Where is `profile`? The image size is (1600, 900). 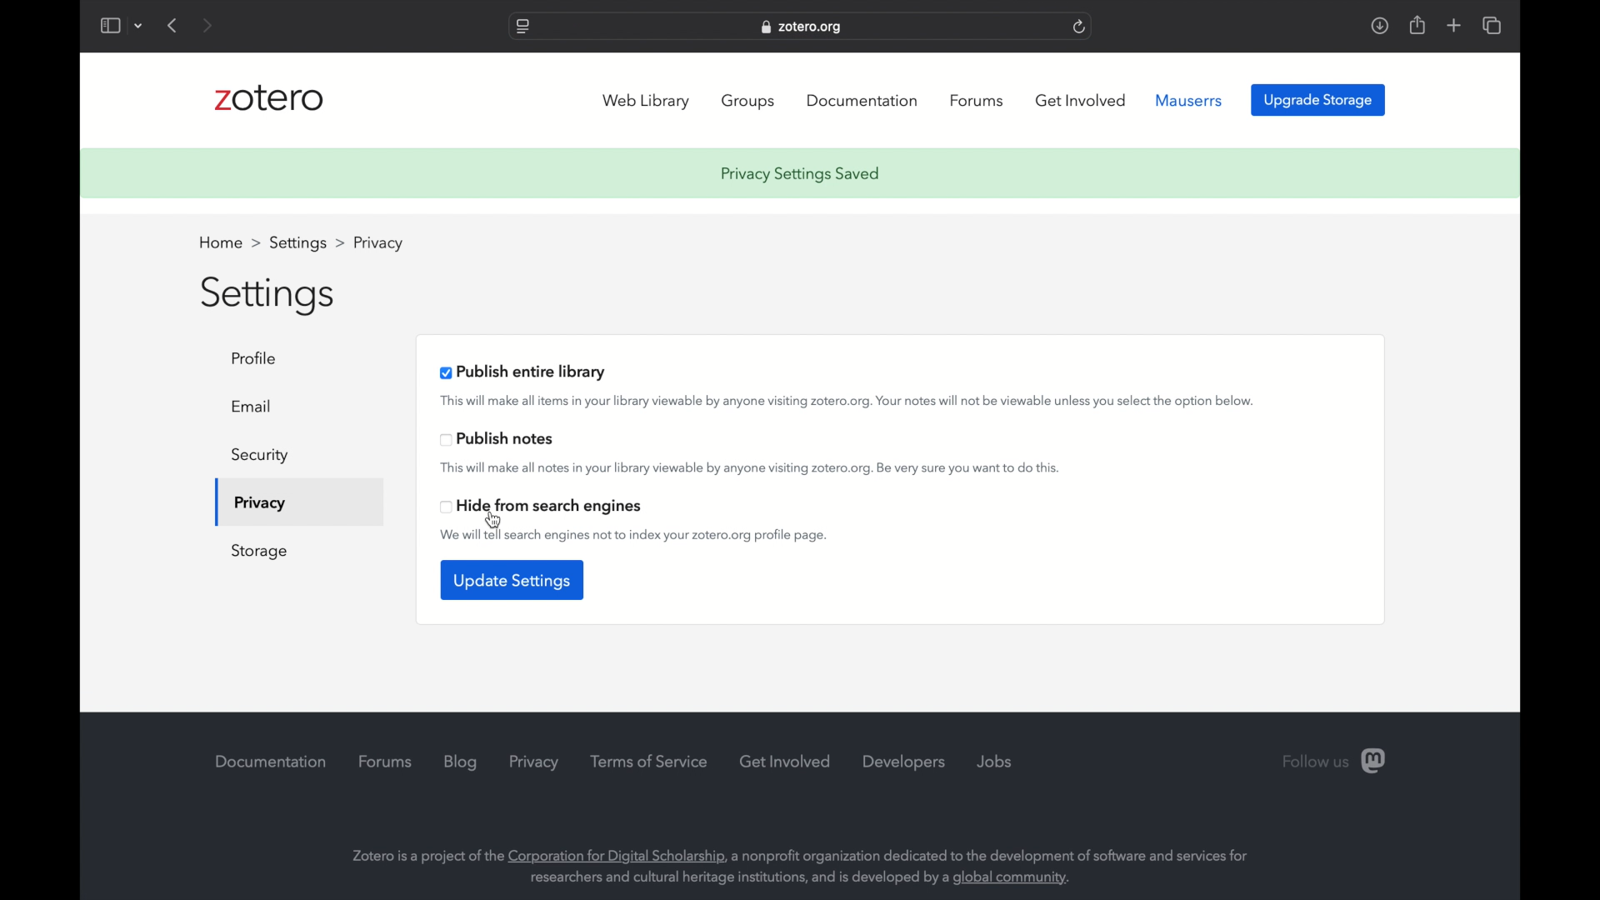
profile is located at coordinates (253, 357).